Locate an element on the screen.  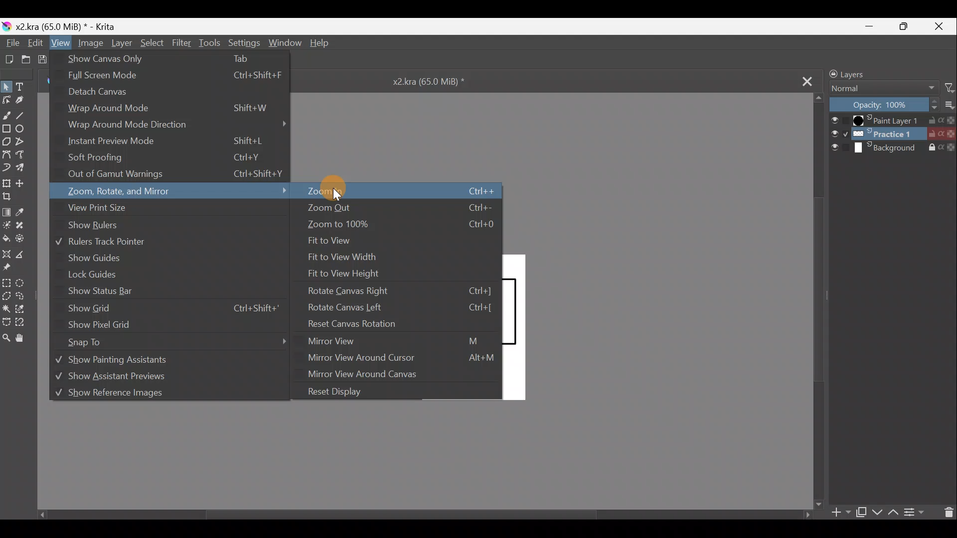
Instant preview mode Shift+L is located at coordinates (171, 140).